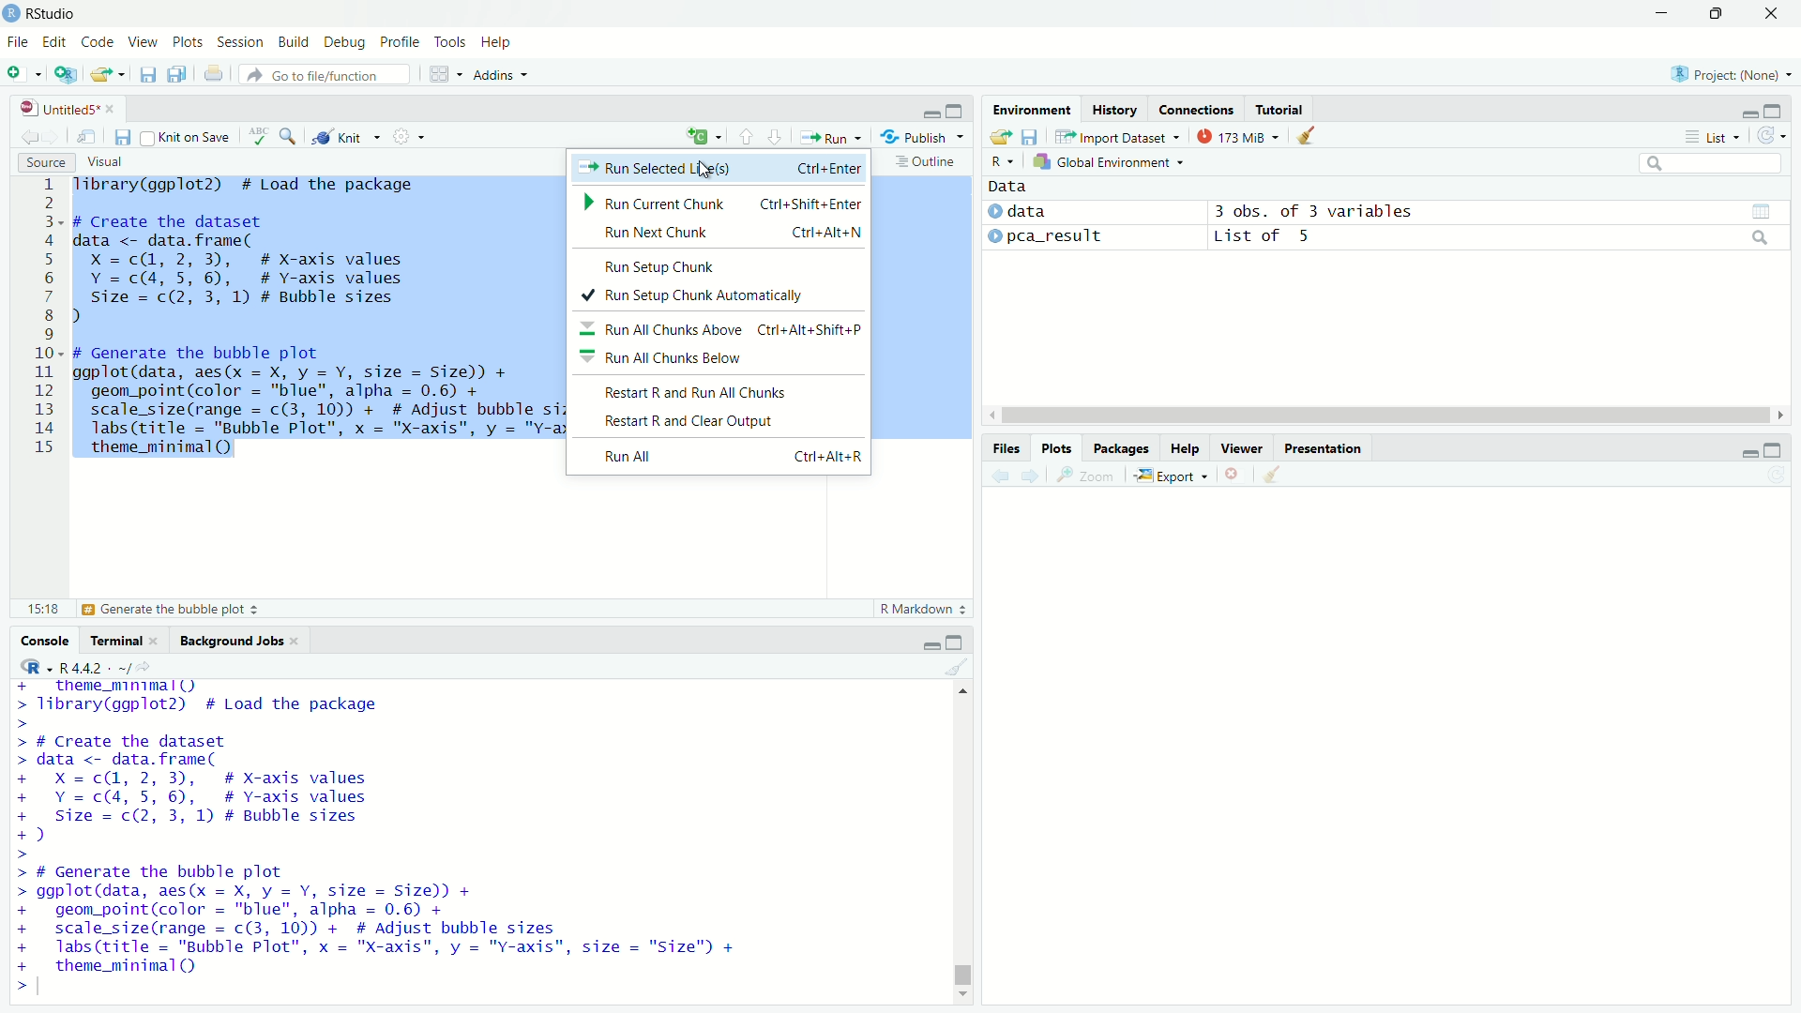 The height and width of the screenshot is (1013, 1801). What do you see at coordinates (1713, 136) in the screenshot?
I see `list view` at bounding box center [1713, 136].